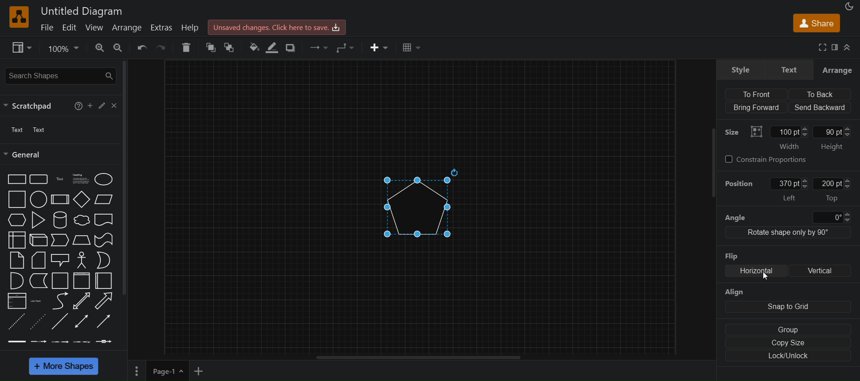 The width and height of the screenshot is (860, 381). What do you see at coordinates (82, 260) in the screenshot?
I see `Actor` at bounding box center [82, 260].